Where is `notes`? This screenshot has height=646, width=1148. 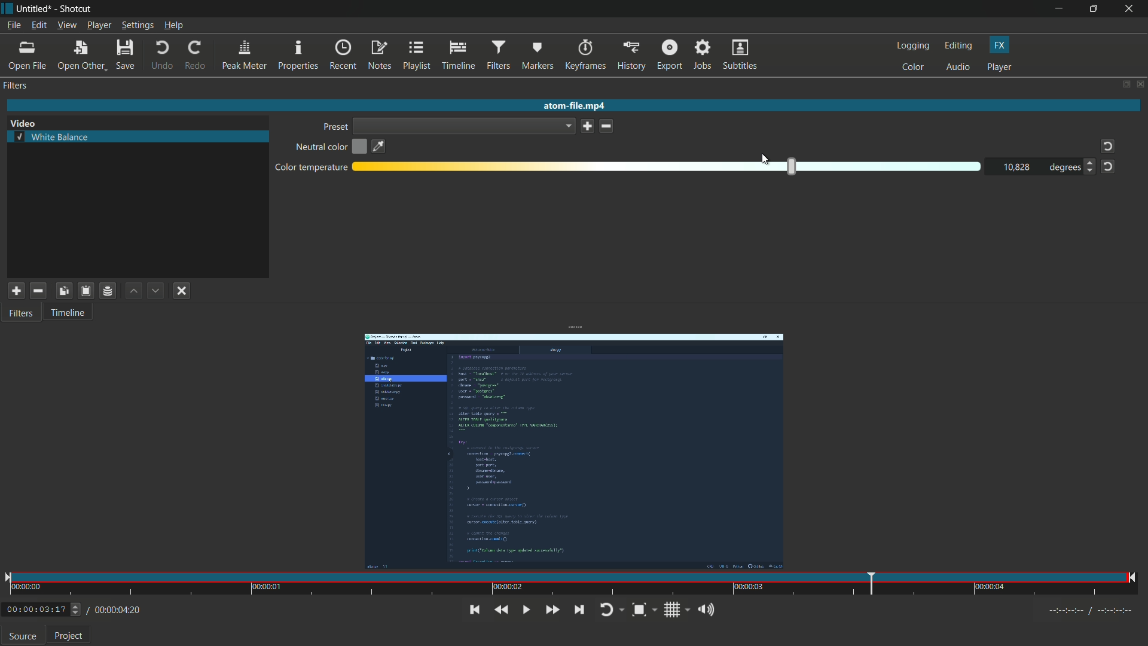 notes is located at coordinates (379, 56).